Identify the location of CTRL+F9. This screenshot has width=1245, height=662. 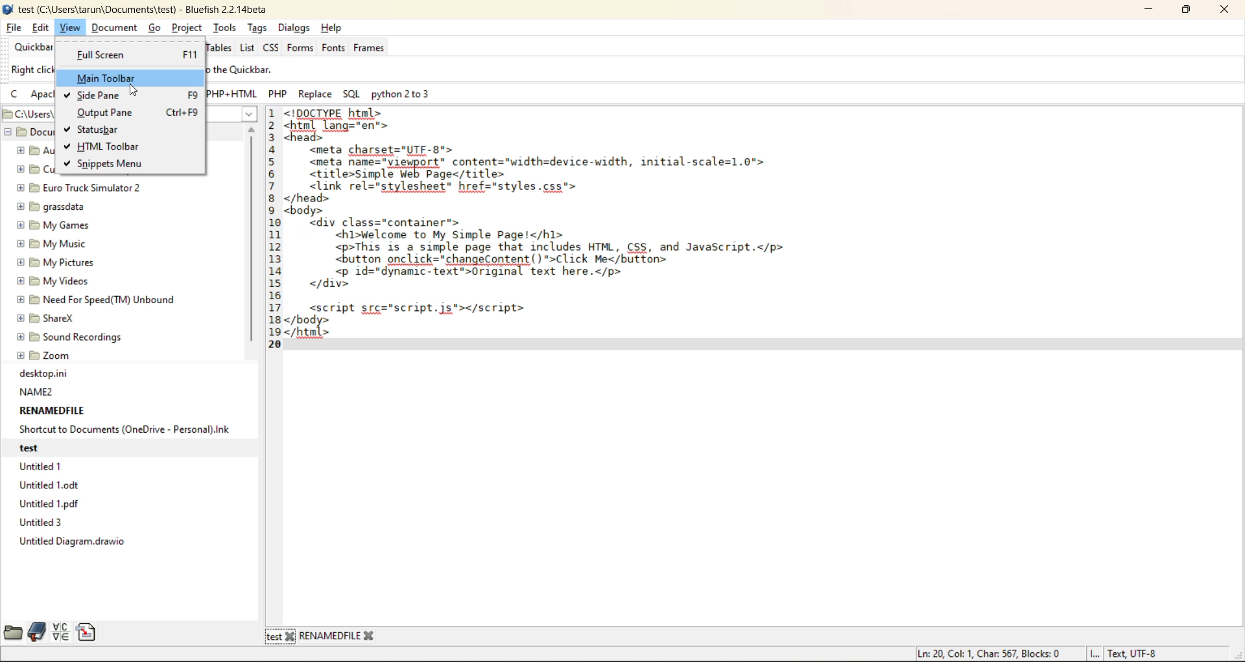
(183, 111).